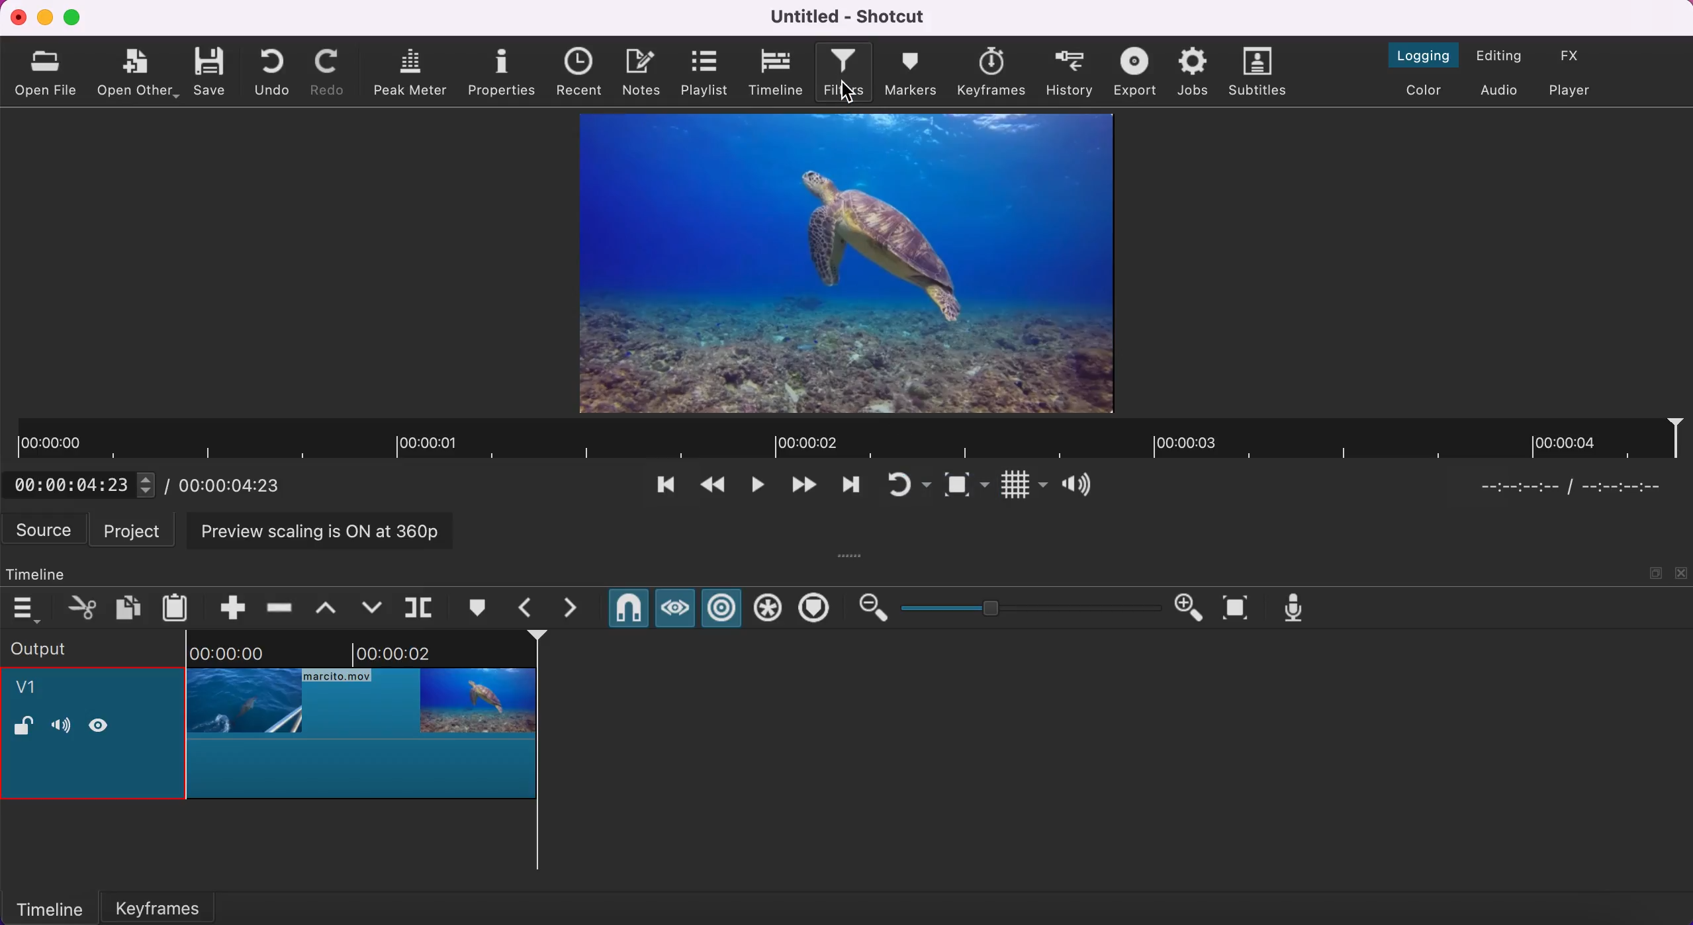 Image resolution: width=1693 pixels, height=925 pixels. I want to click on close, so click(19, 17).